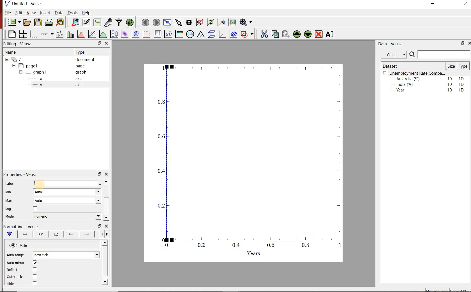 This screenshot has height=292, width=471. I want to click on Data, so click(59, 13).